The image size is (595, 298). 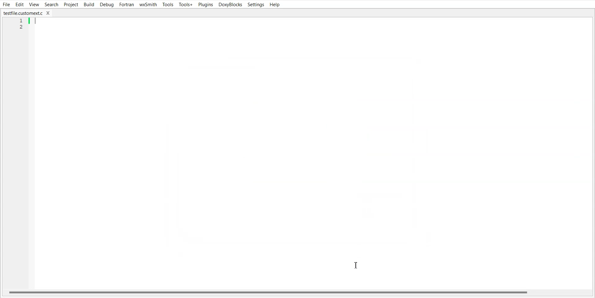 I want to click on Tools, so click(x=168, y=4).